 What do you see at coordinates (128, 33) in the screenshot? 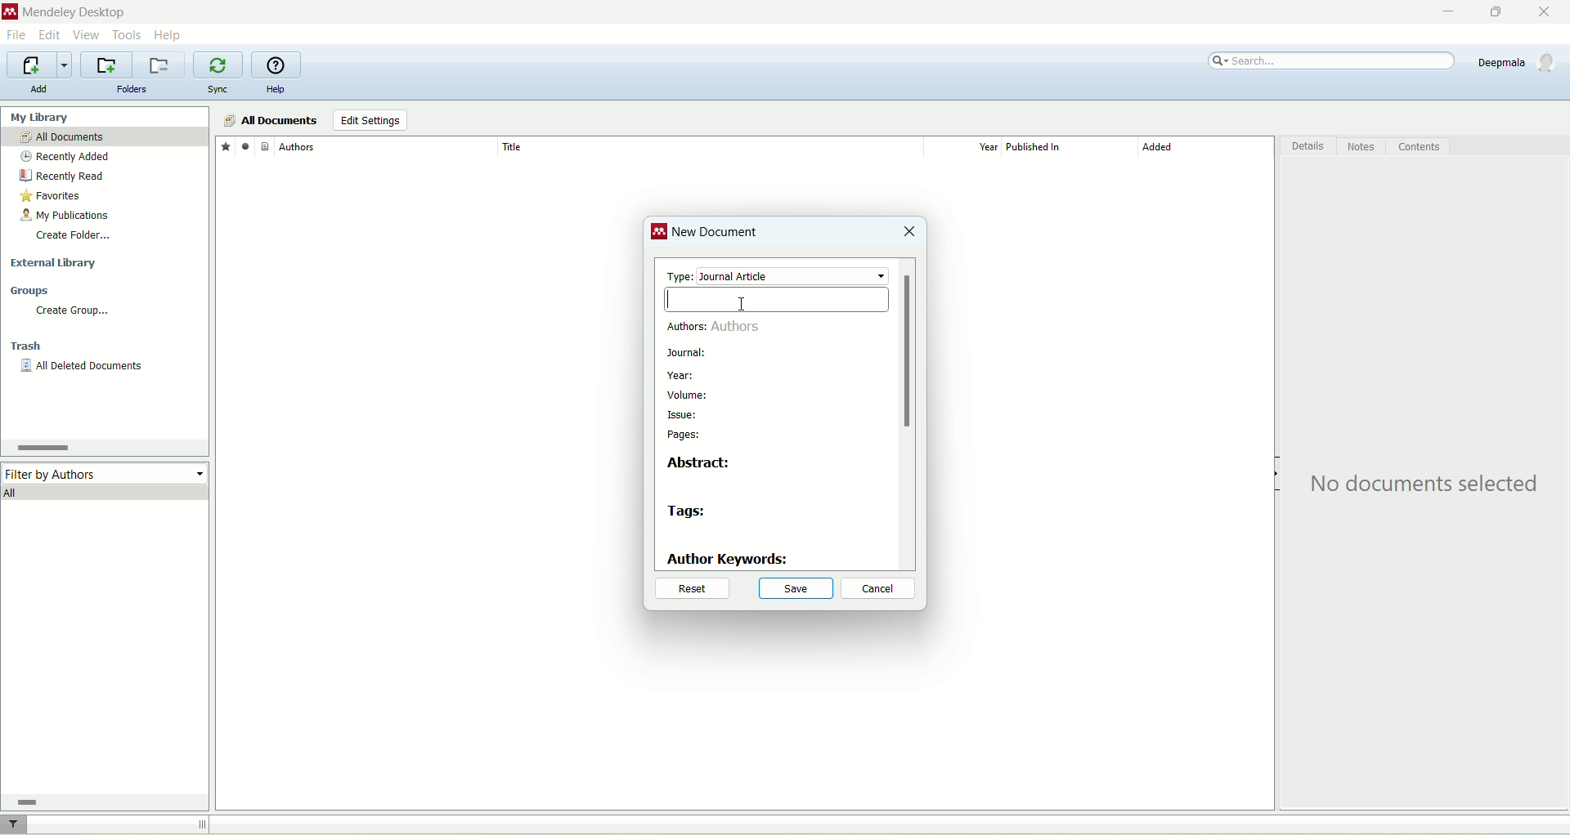
I see `tools` at bounding box center [128, 33].